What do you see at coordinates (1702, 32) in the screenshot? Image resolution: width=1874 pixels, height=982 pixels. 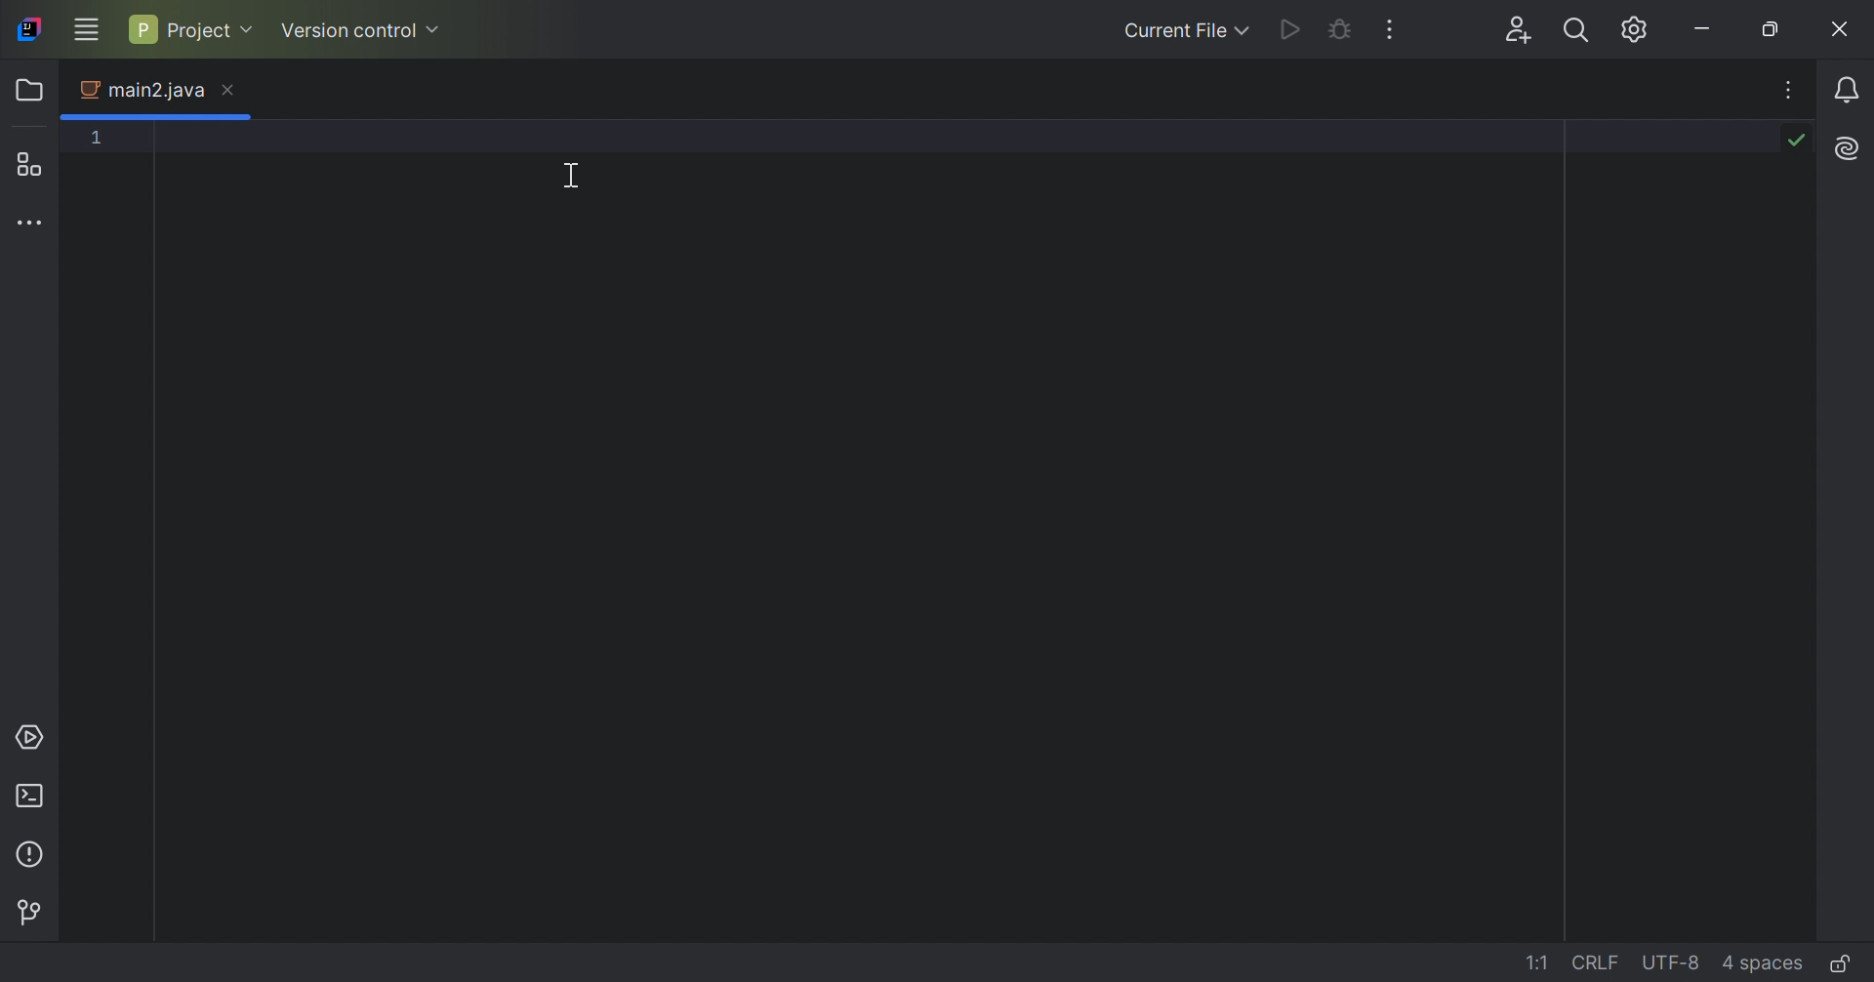 I see `Minimize` at bounding box center [1702, 32].